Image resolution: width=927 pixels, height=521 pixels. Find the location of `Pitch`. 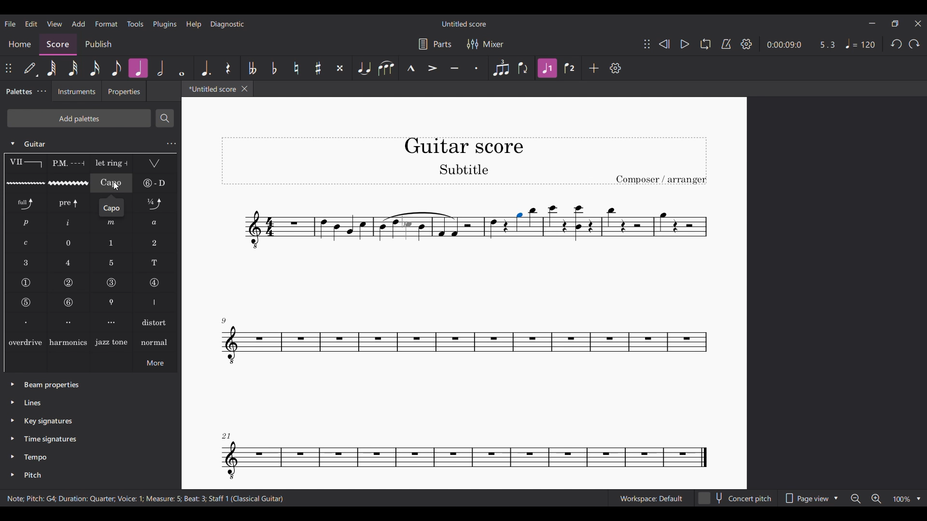

Pitch is located at coordinates (32, 475).